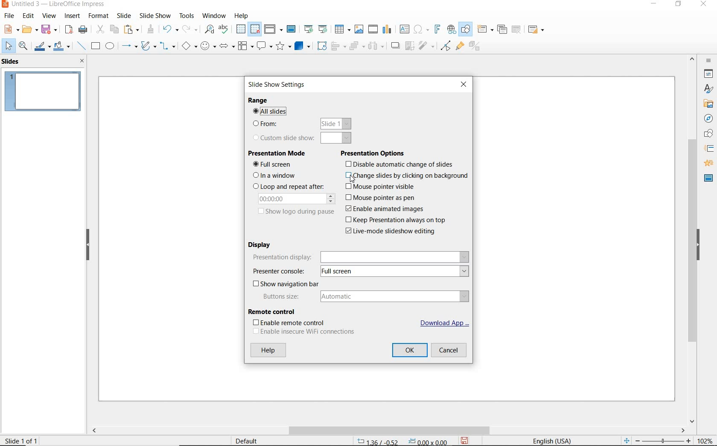 The height and width of the screenshot is (446, 717). I want to click on keep presentation always on top, so click(396, 221).